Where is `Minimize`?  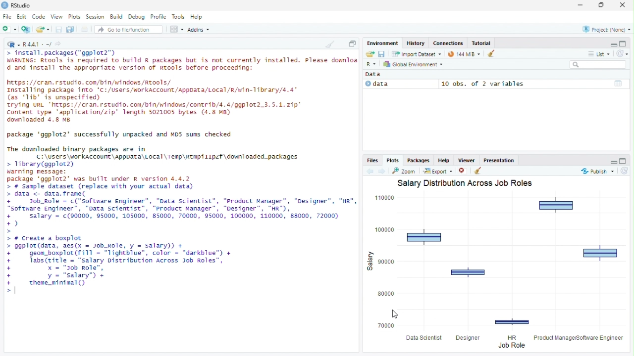 Minimize is located at coordinates (580, 5).